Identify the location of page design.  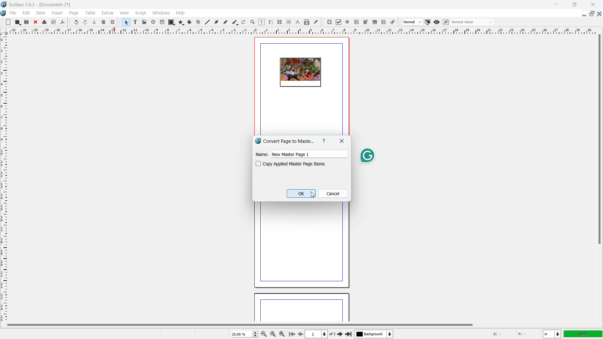
(300, 73).